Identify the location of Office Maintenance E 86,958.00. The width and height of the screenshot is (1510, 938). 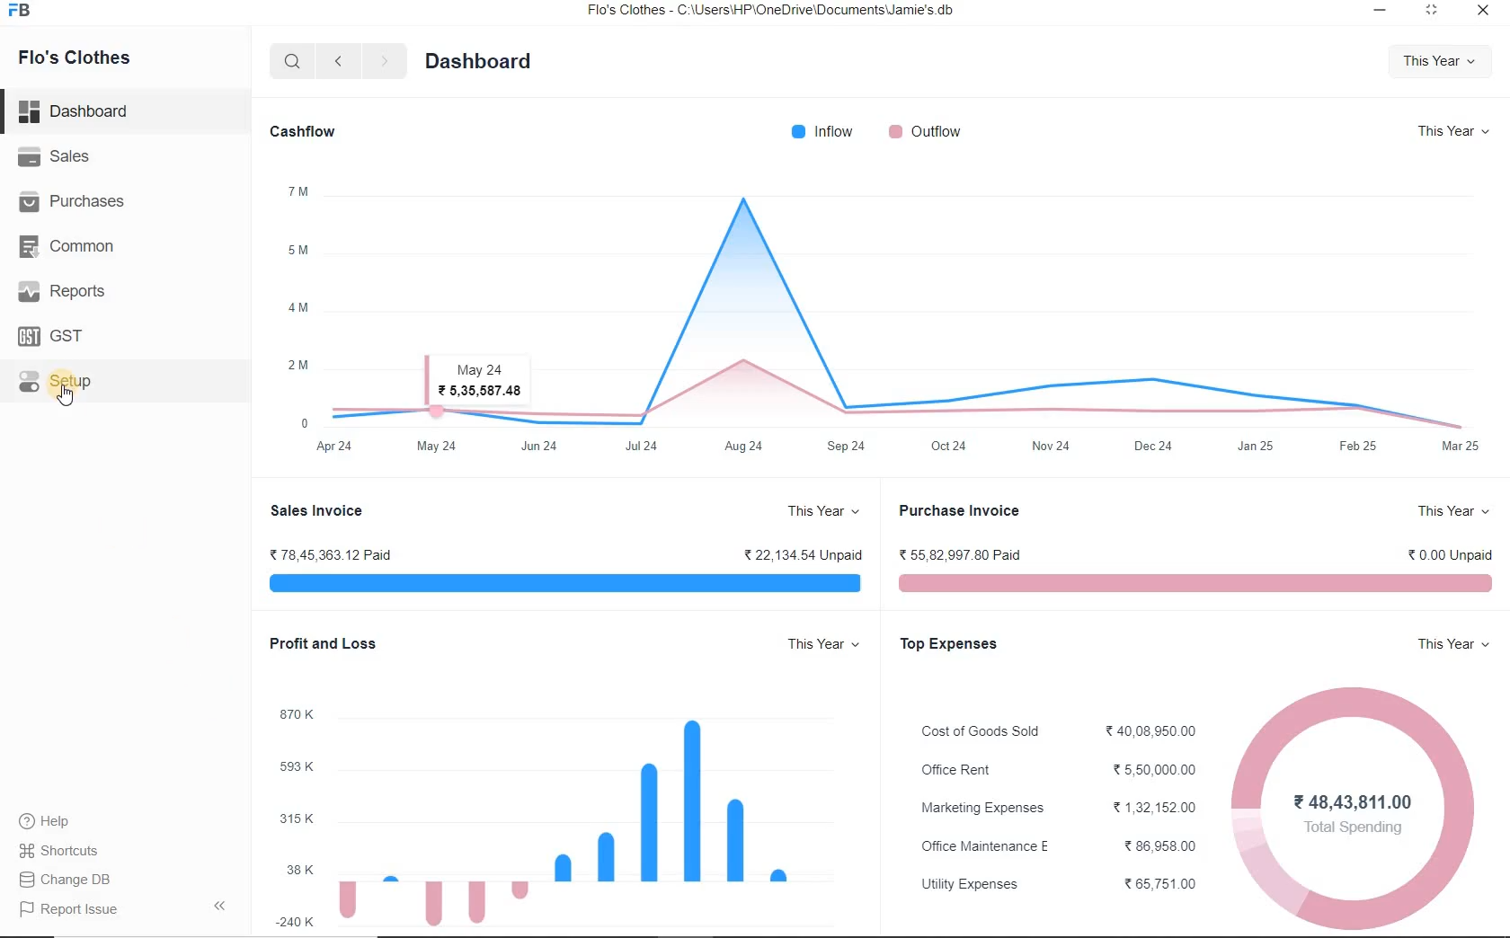
(1055, 845).